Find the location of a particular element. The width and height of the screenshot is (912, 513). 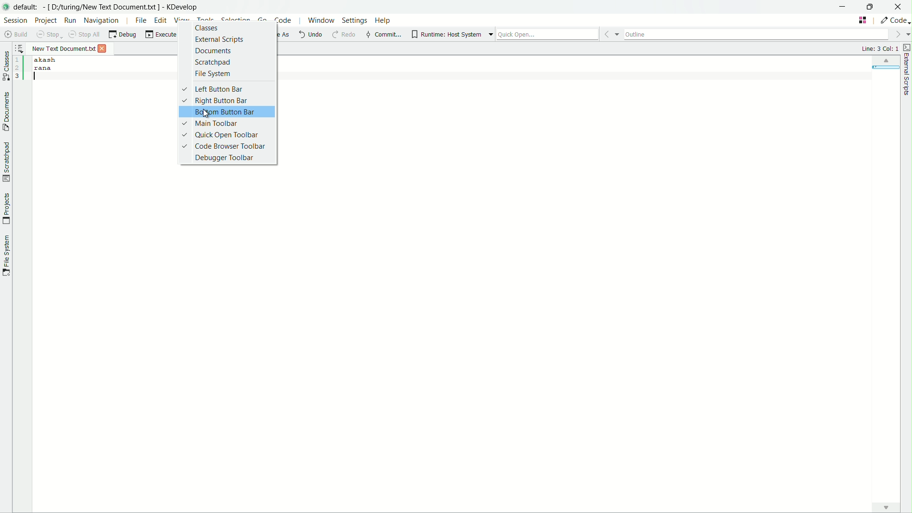

clickable button is located at coordinates (886, 507).